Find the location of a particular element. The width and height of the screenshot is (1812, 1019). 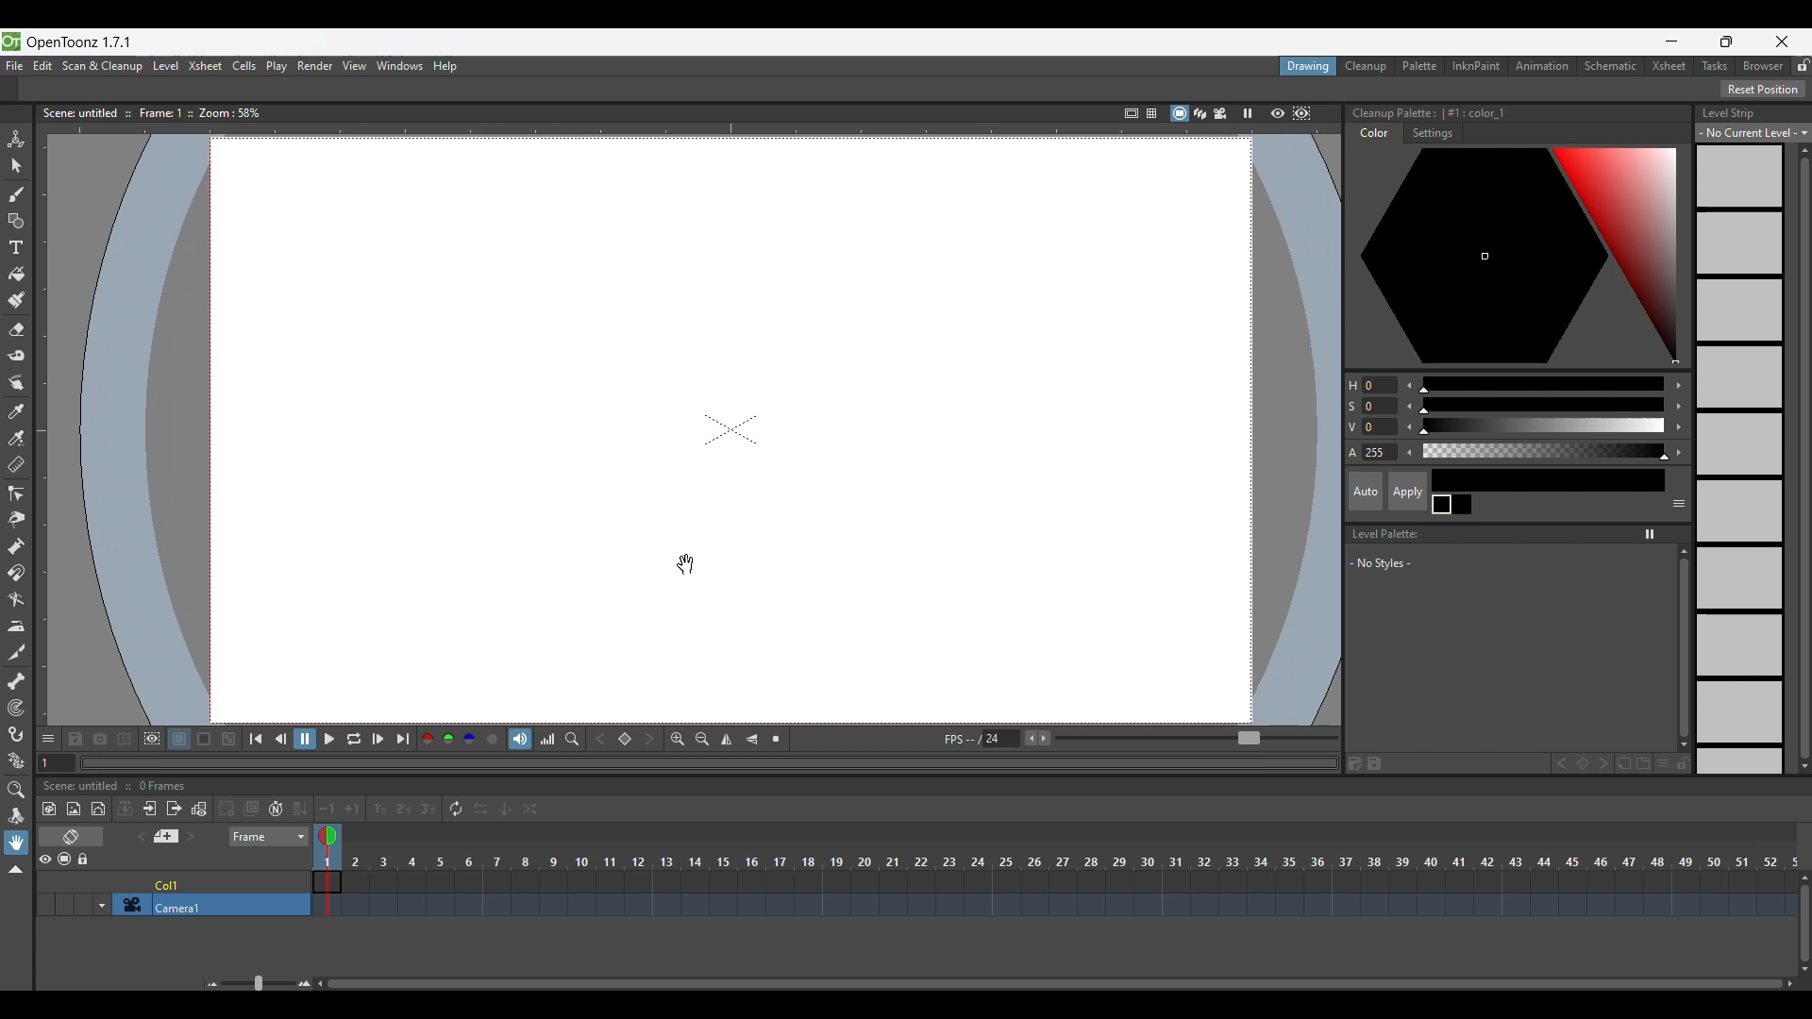

Decrease color modification is located at coordinates (1408, 418).